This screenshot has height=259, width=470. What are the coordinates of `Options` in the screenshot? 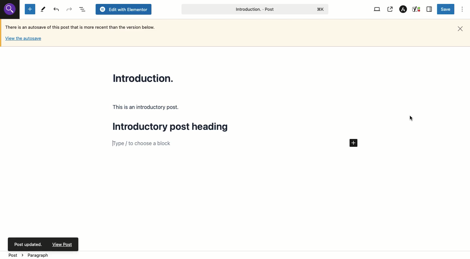 It's located at (462, 9).